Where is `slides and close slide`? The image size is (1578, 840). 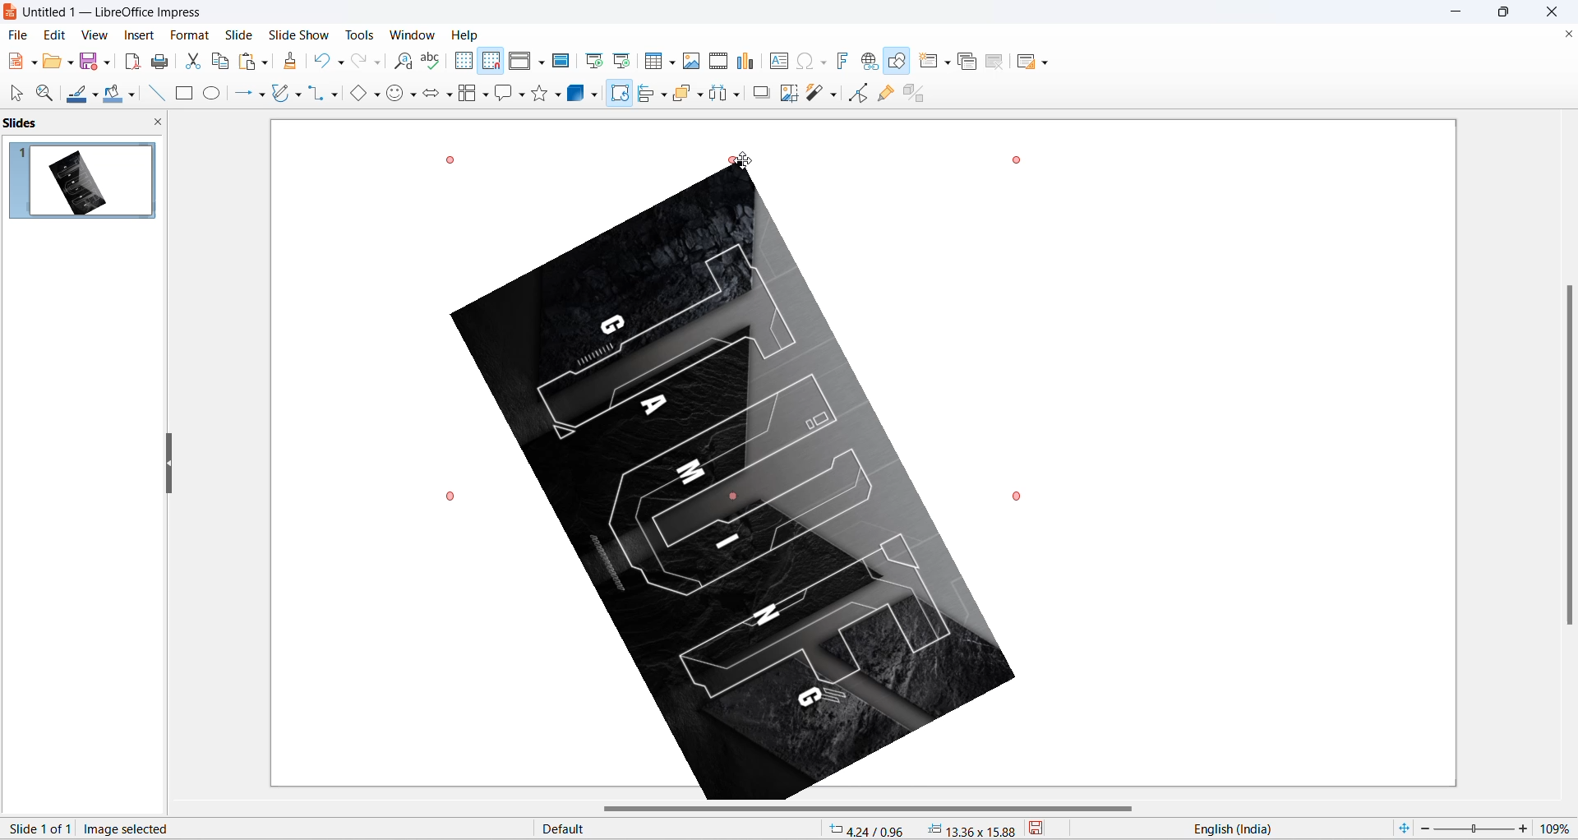
slides and close slide is located at coordinates (87, 123).